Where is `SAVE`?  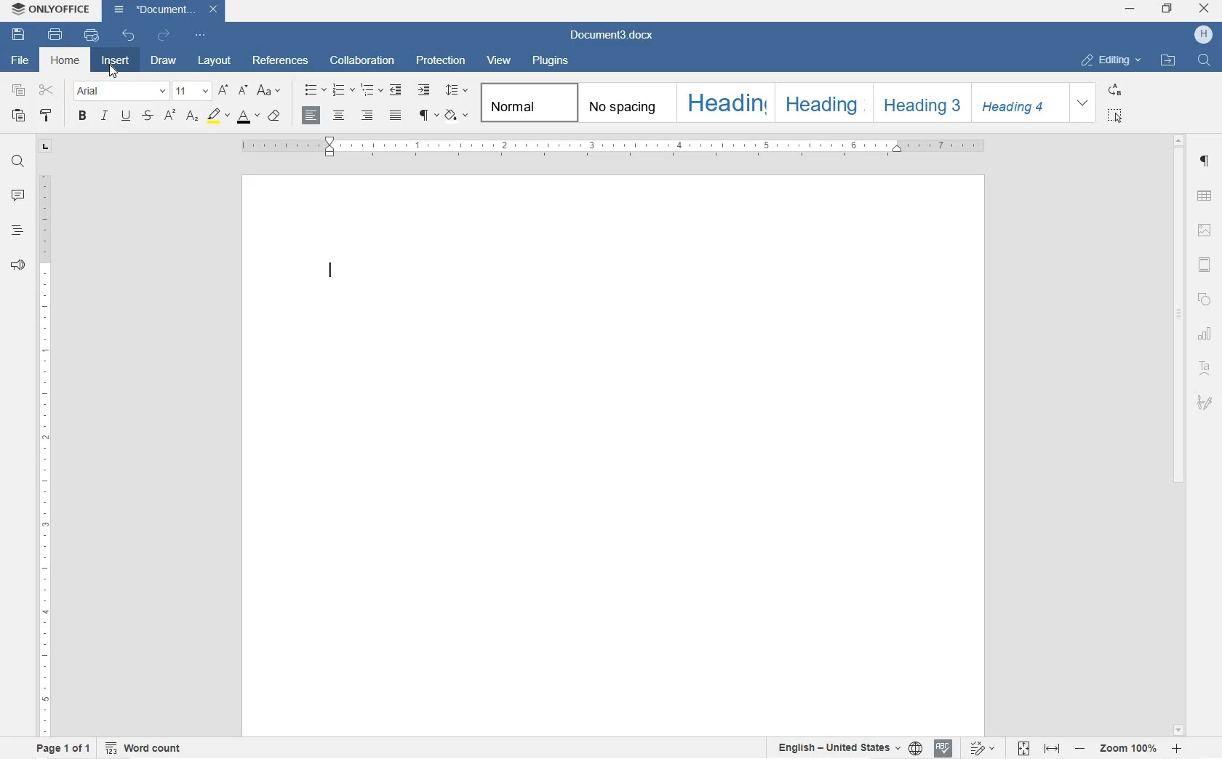
SAVE is located at coordinates (20, 33).